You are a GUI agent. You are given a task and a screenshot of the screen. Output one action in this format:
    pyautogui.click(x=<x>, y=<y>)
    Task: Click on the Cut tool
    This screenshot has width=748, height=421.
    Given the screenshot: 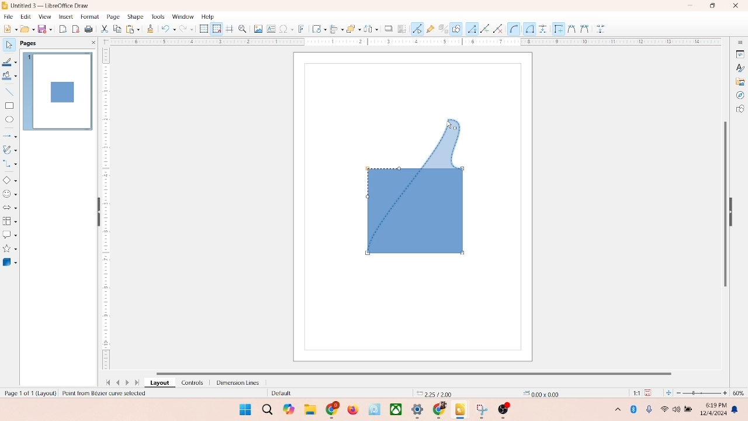 What is the action you would take?
    pyautogui.click(x=569, y=28)
    